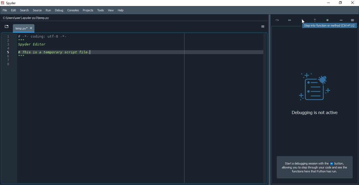  I want to click on minimise, so click(328, 3).